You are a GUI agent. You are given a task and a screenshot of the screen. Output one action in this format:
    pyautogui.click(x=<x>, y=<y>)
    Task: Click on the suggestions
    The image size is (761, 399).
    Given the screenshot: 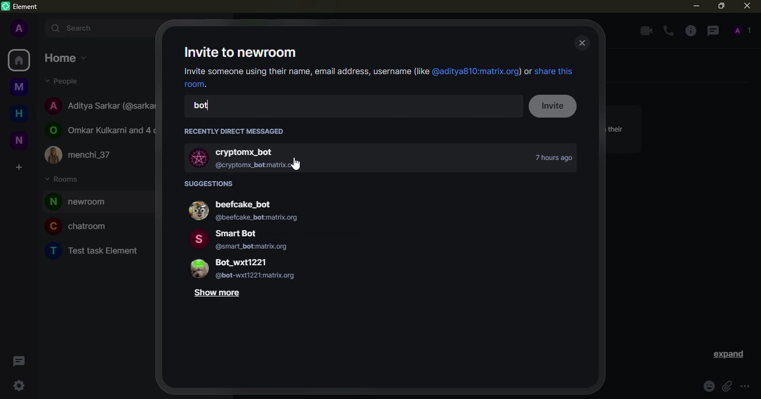 What is the action you would take?
    pyautogui.click(x=207, y=184)
    